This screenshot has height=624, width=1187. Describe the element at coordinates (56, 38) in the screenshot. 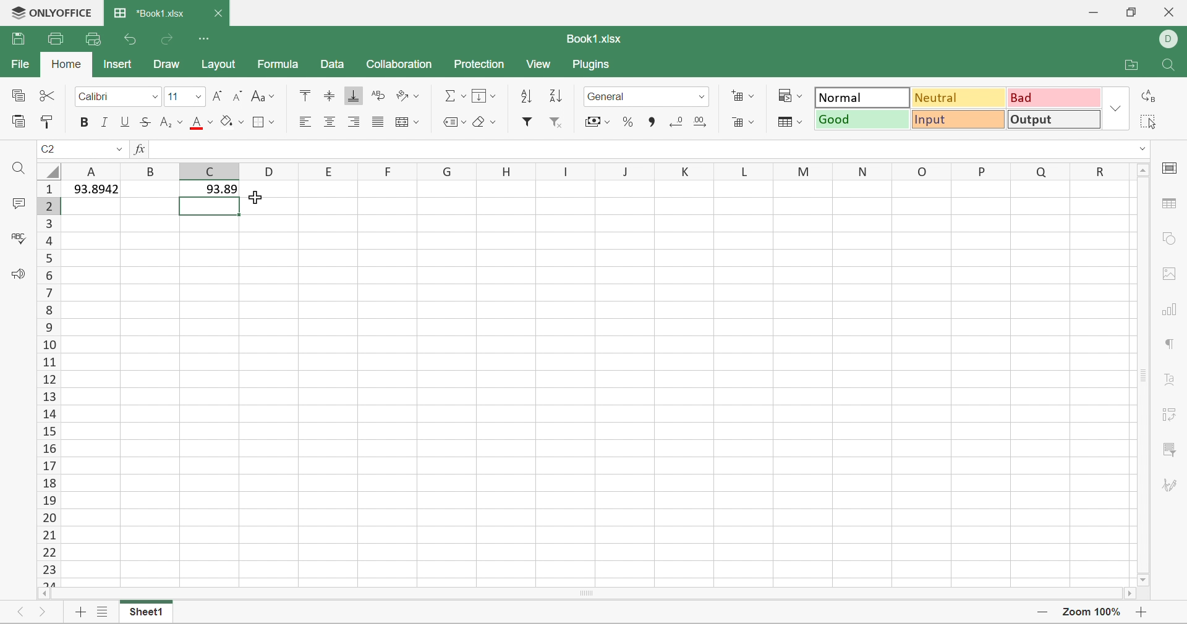

I see `Print` at that location.